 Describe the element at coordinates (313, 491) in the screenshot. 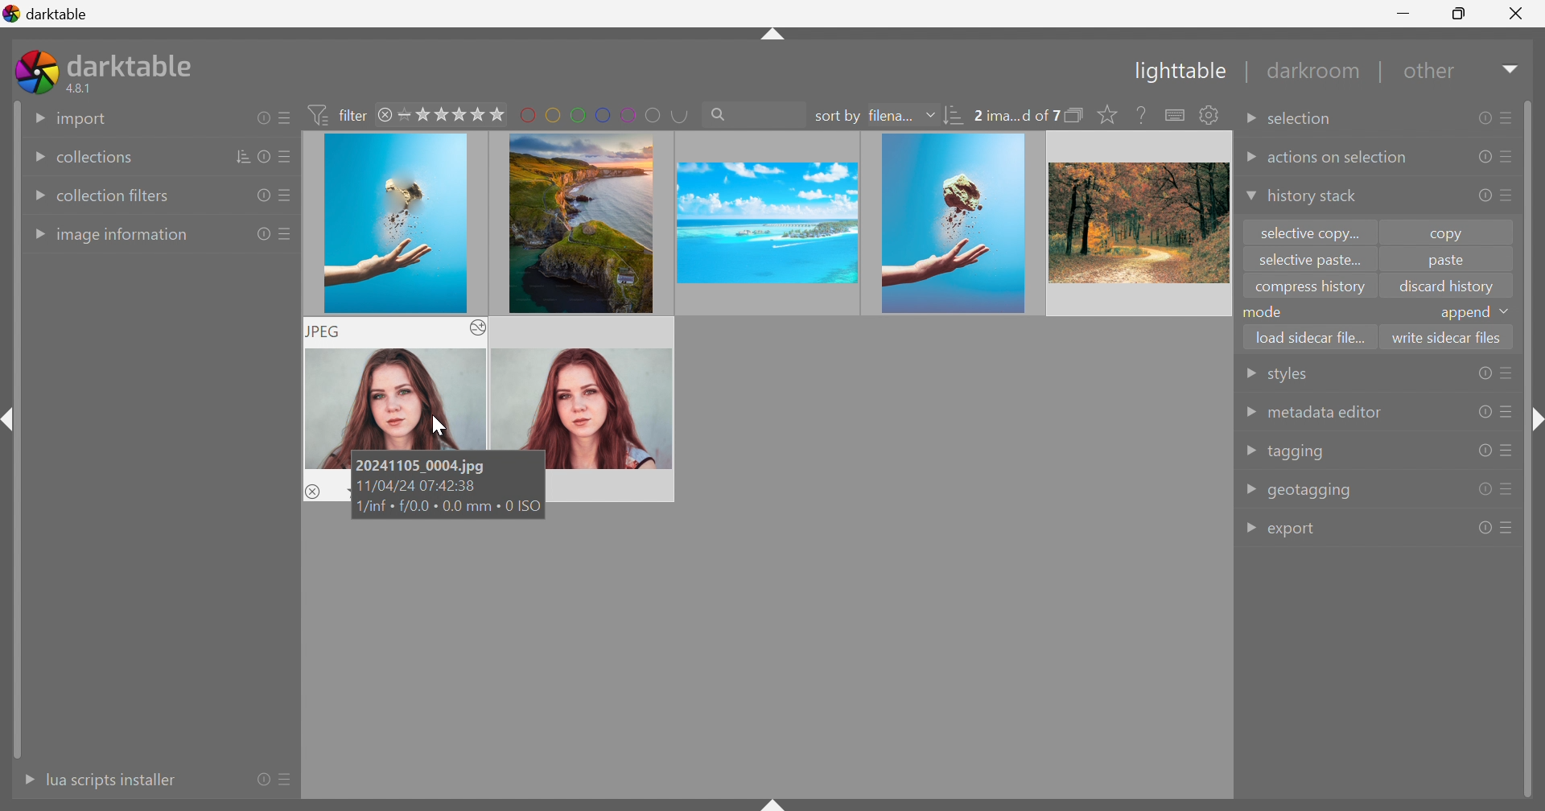

I see `Reject` at that location.